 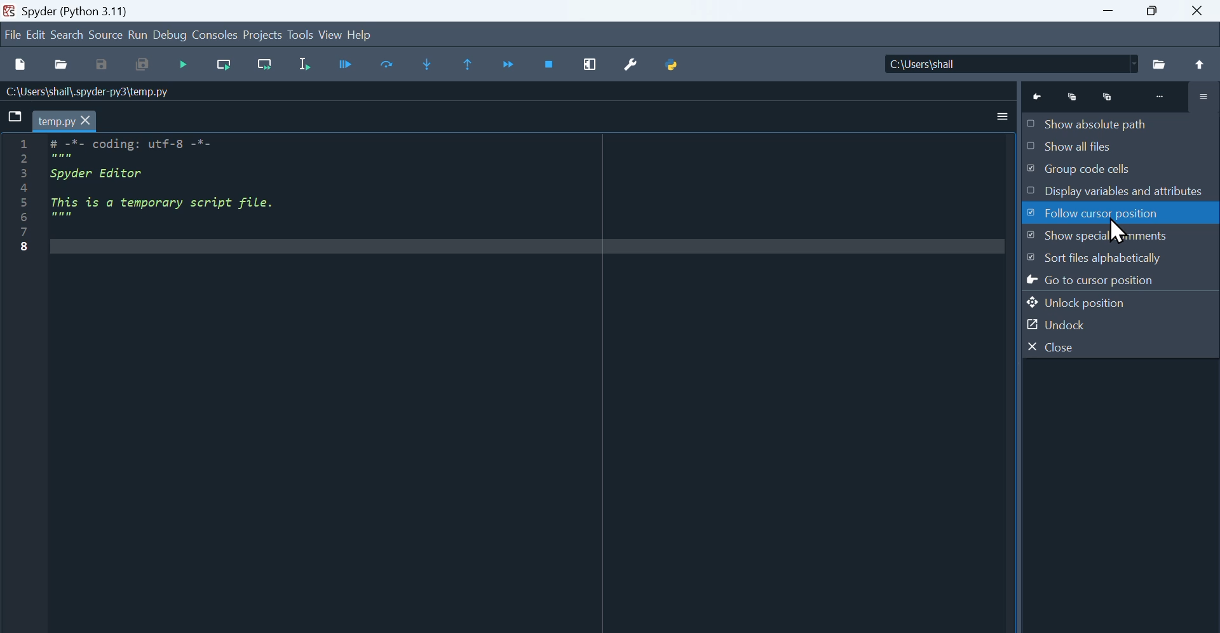 What do you see at coordinates (1081, 323) in the screenshot?
I see `undock` at bounding box center [1081, 323].